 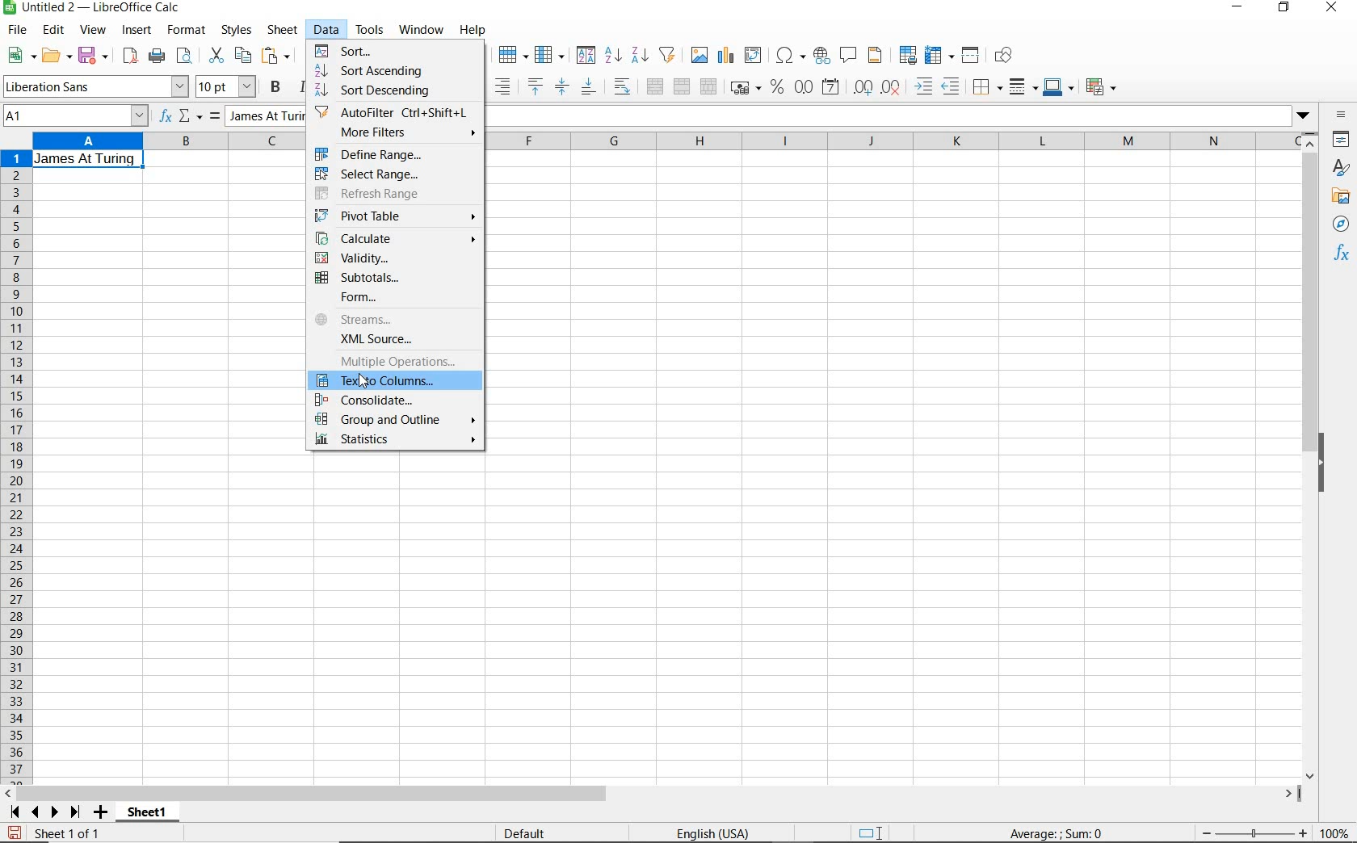 What do you see at coordinates (87, 162) in the screenshot?
I see `text` at bounding box center [87, 162].